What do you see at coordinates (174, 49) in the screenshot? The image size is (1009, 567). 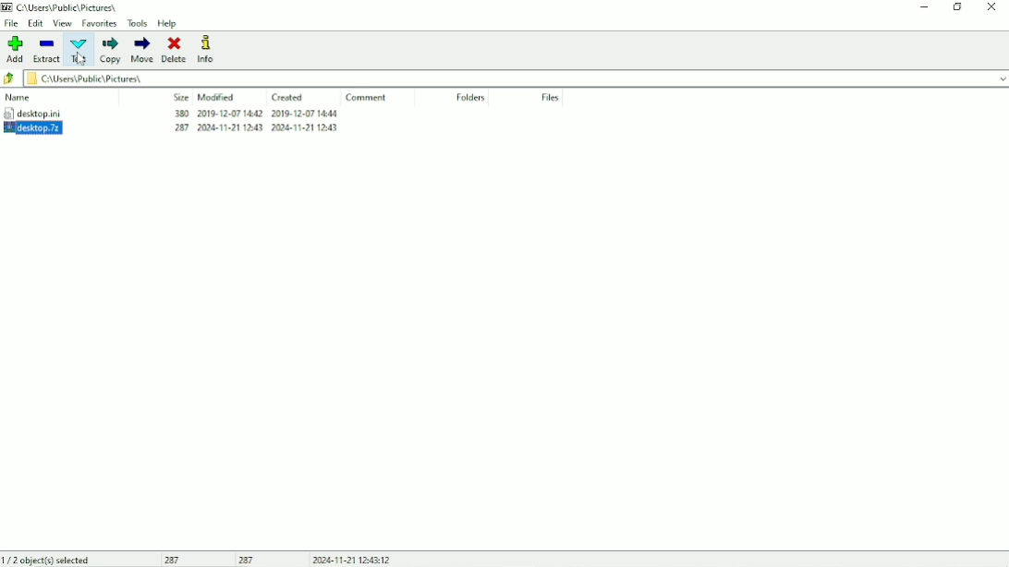 I see `Delete` at bounding box center [174, 49].